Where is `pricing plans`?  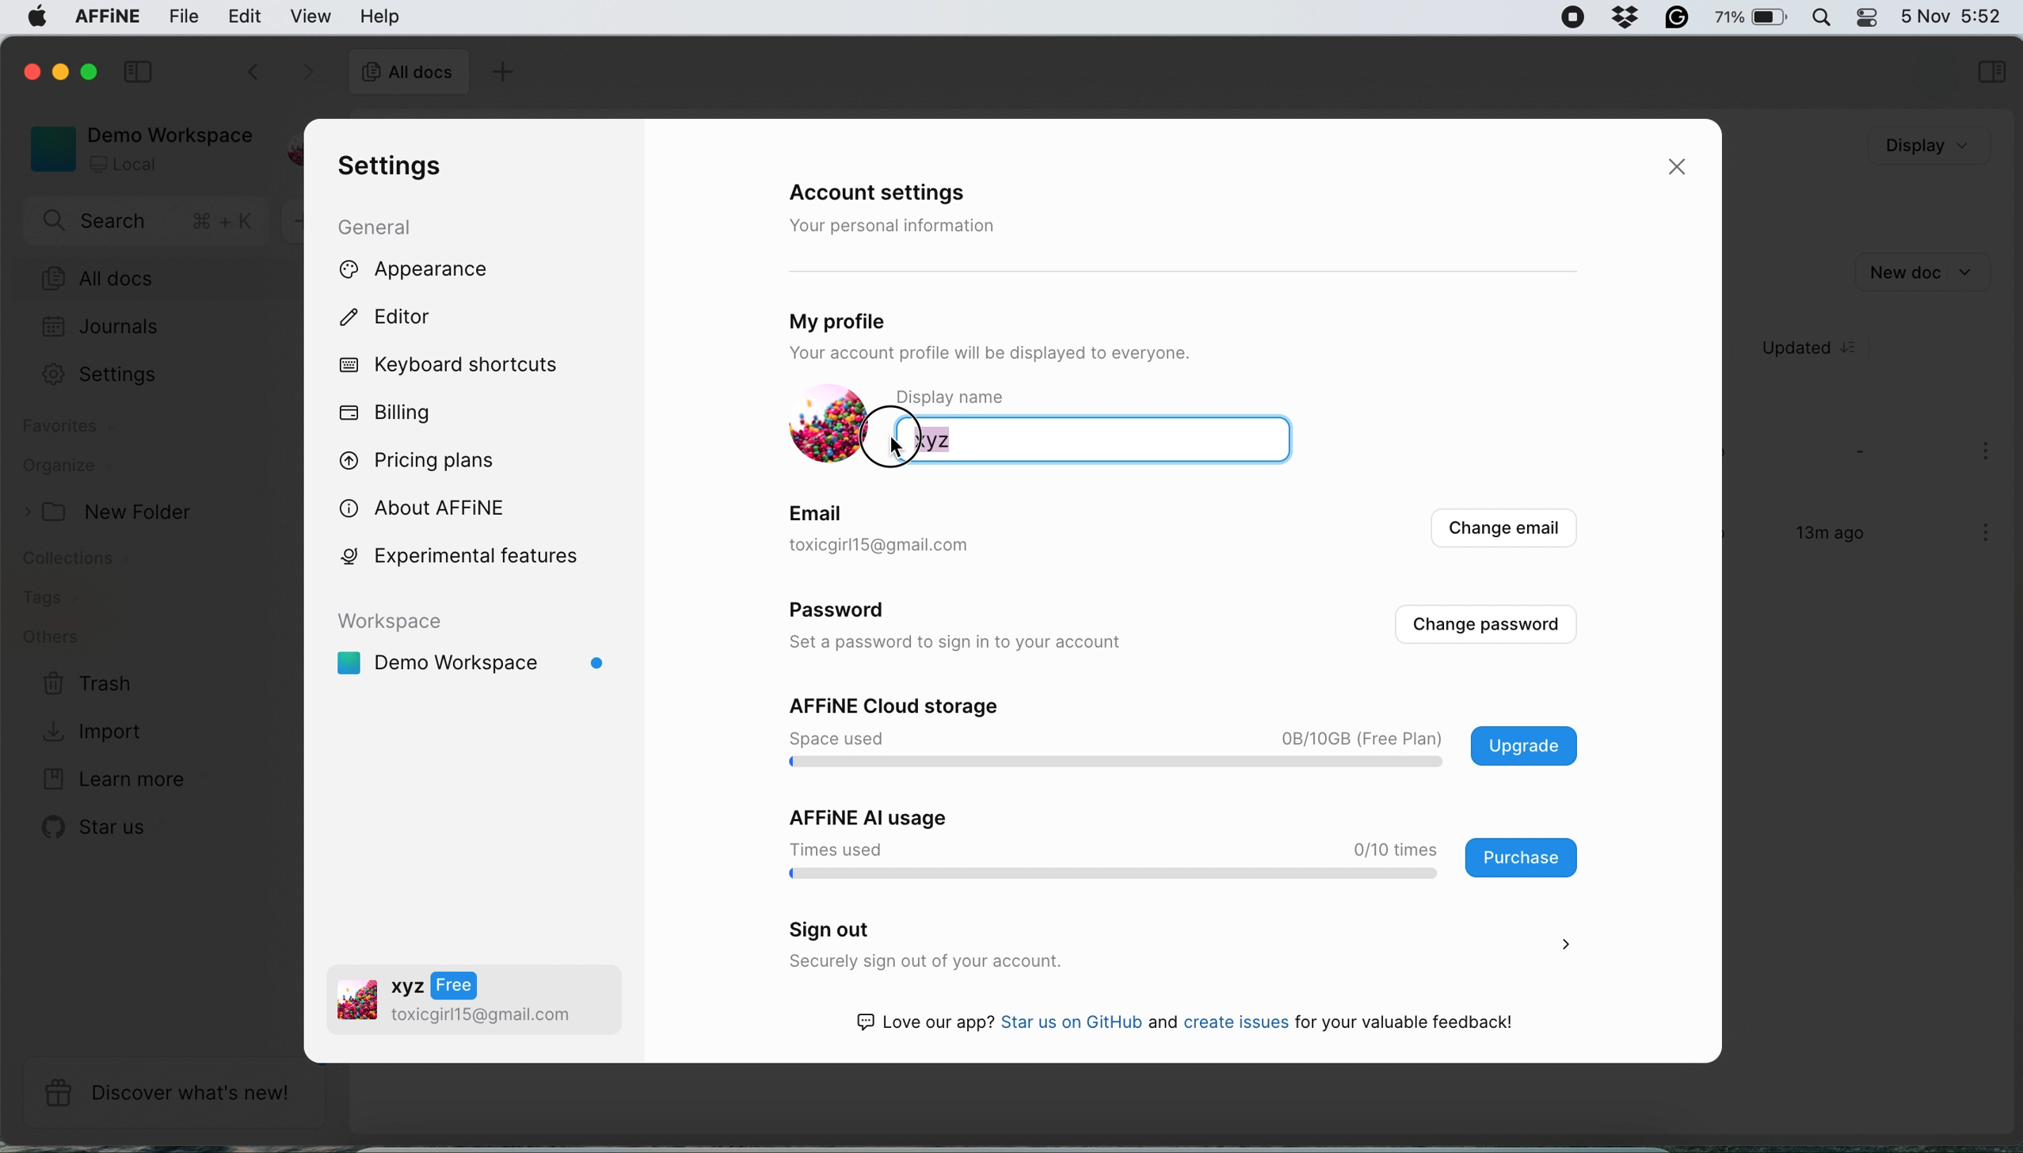 pricing plans is located at coordinates (428, 458).